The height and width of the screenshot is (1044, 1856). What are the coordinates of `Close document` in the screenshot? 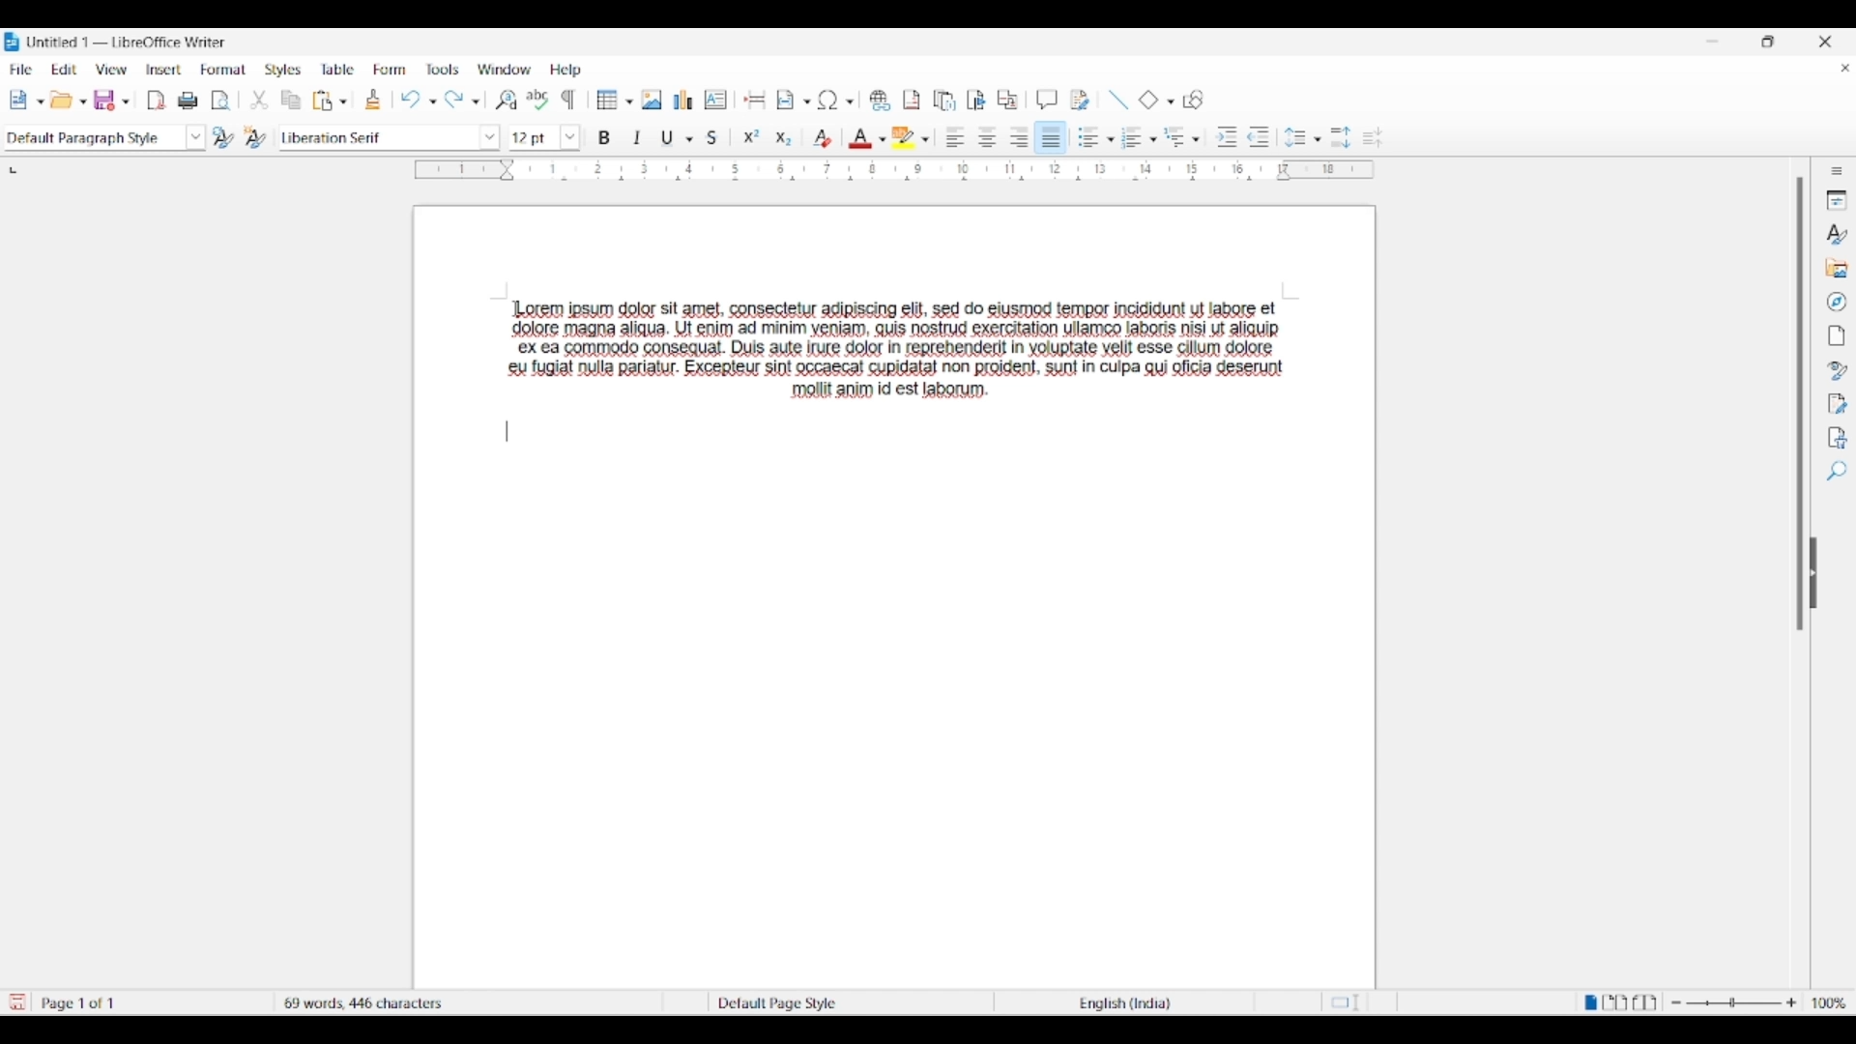 It's located at (1845, 68).